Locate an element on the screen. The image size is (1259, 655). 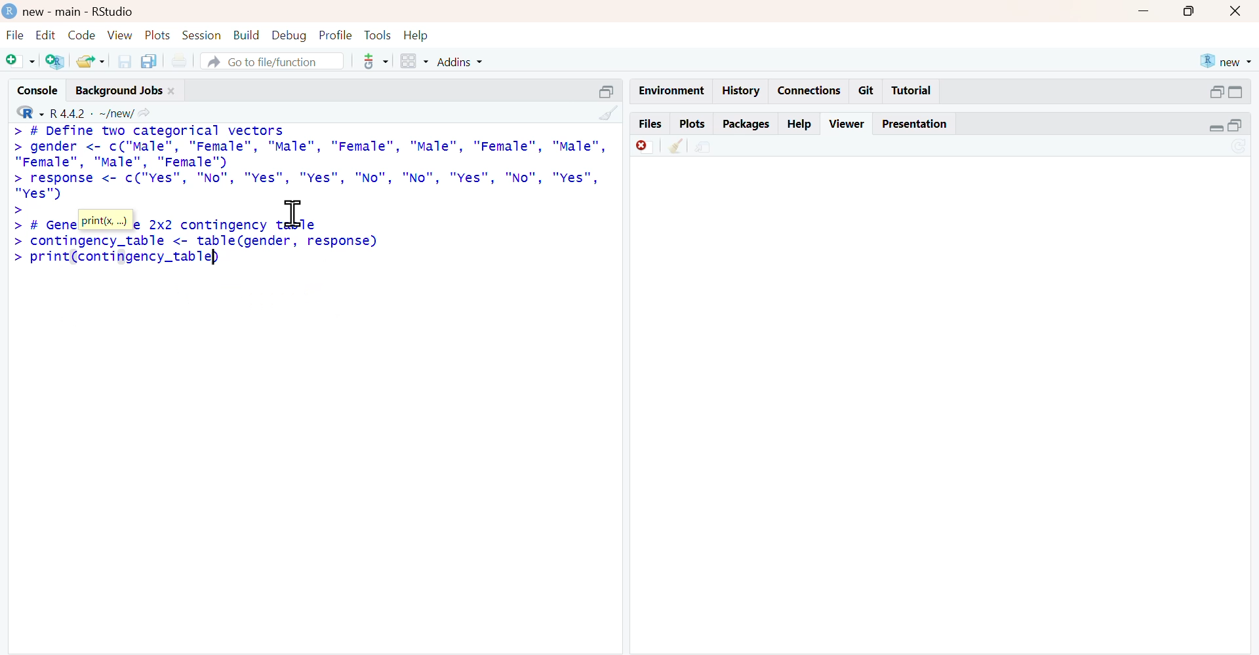
add R file is located at coordinates (57, 62).